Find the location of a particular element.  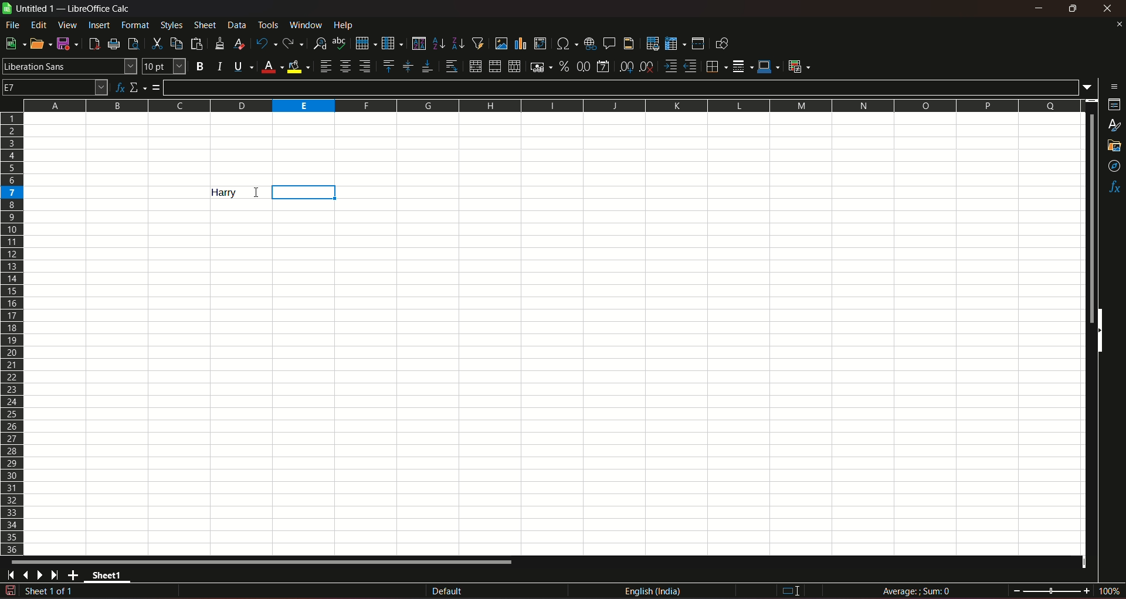

auto filter is located at coordinates (478, 42).